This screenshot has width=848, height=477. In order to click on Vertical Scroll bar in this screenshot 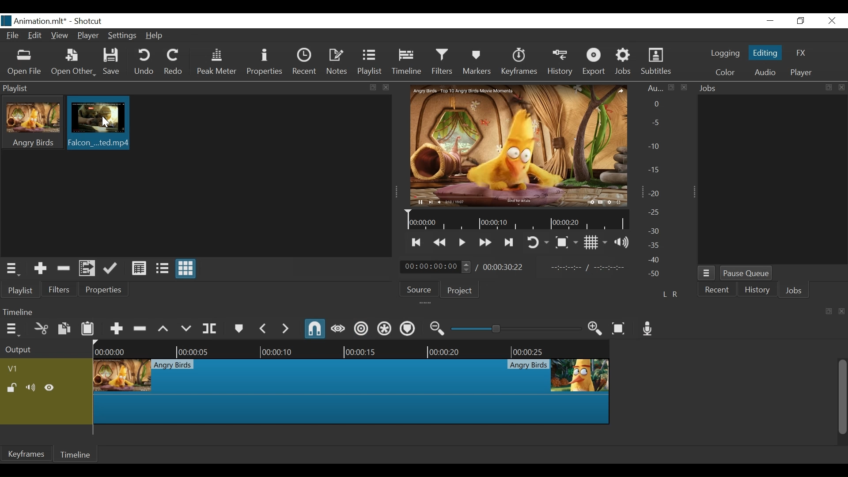, I will do `click(843, 397)`.